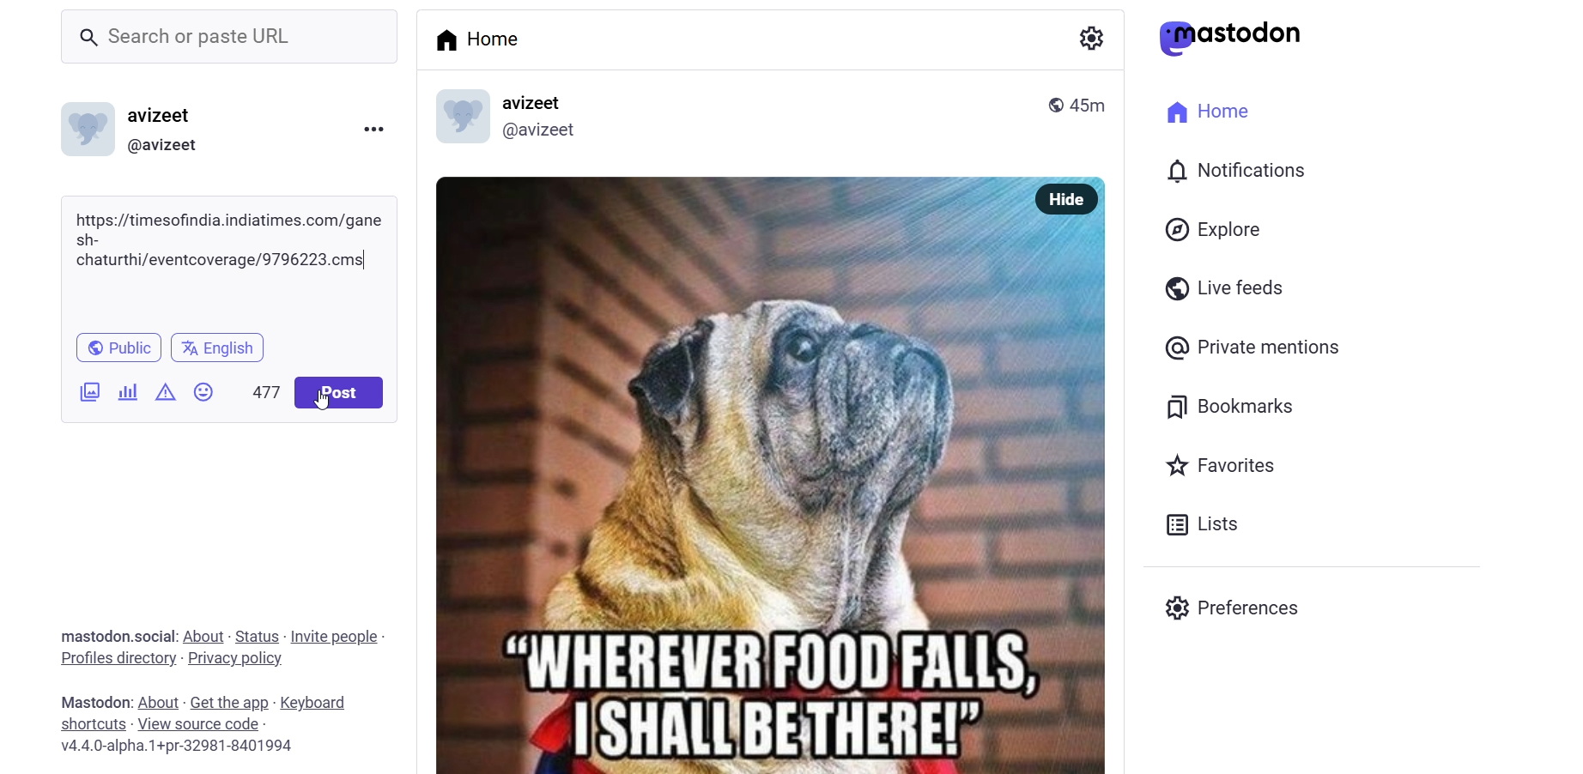 The image size is (1583, 774). I want to click on (@avizeet, so click(179, 144).